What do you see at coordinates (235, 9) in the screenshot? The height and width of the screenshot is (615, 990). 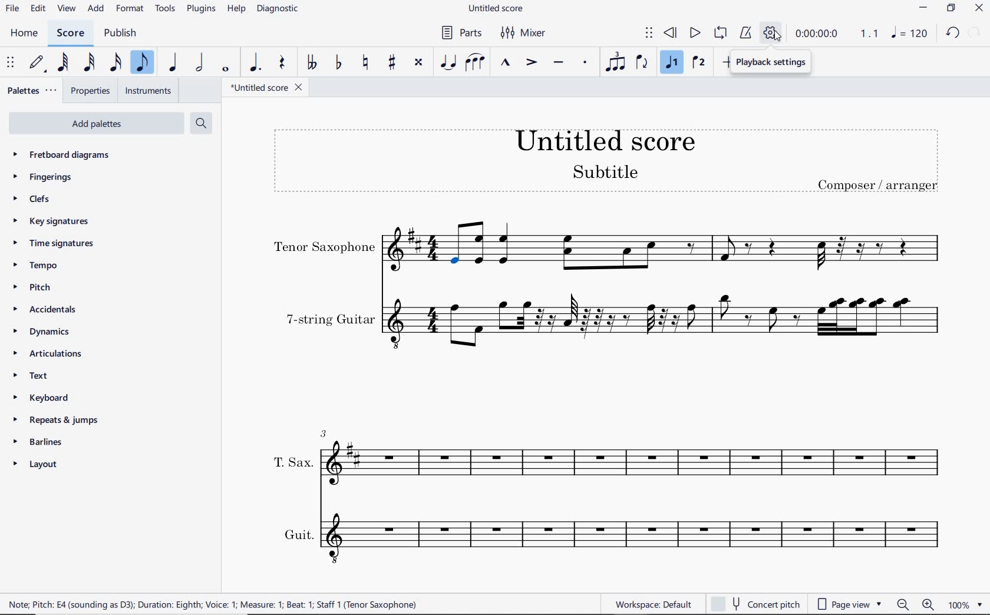 I see `HELP` at bounding box center [235, 9].